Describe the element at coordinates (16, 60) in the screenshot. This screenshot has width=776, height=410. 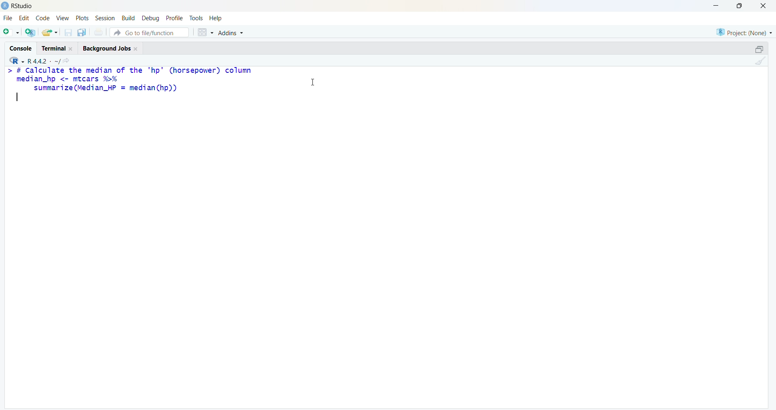
I see `R` at that location.